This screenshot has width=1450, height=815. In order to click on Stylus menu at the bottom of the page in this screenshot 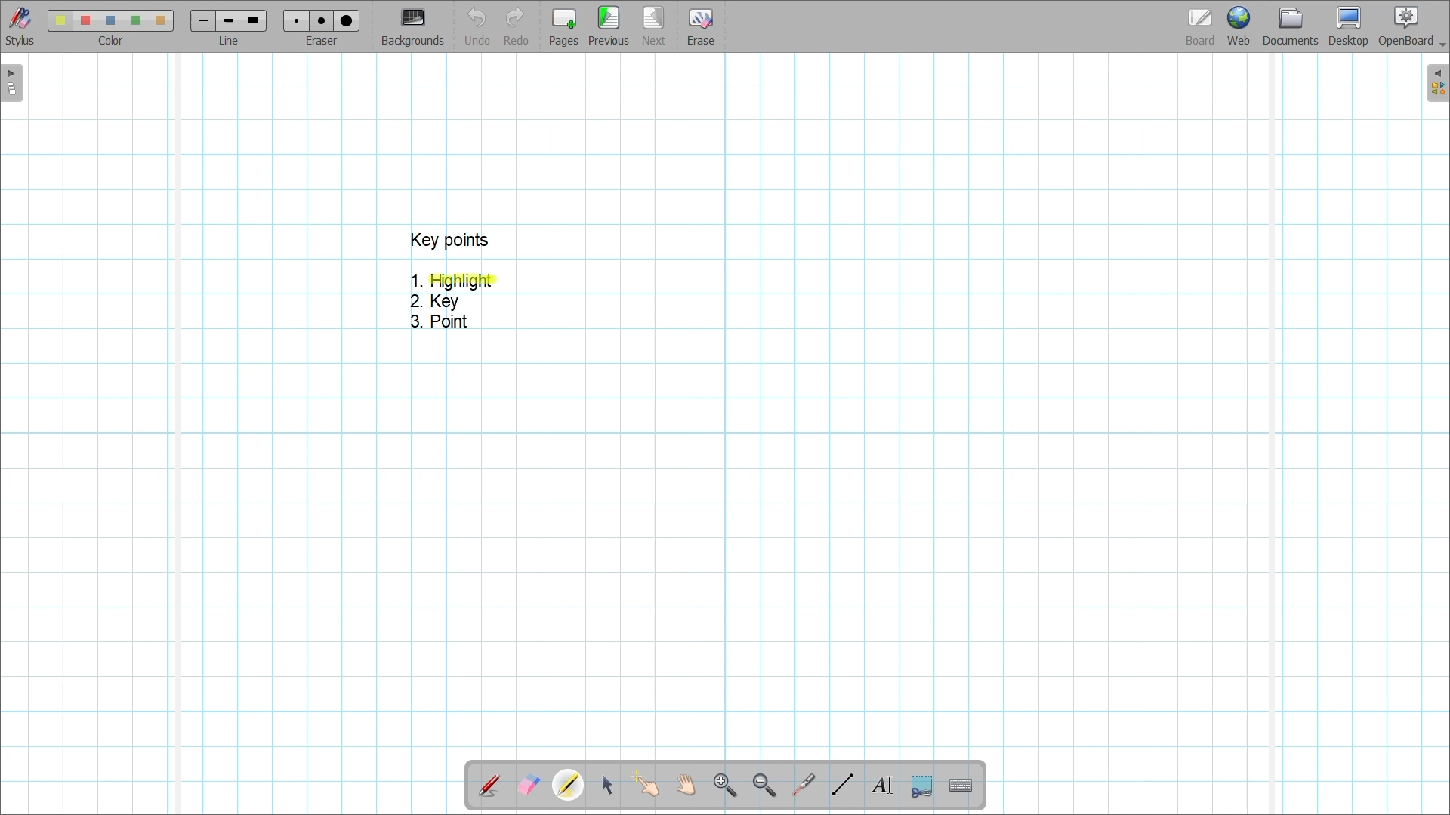, I will do `click(21, 26)`.